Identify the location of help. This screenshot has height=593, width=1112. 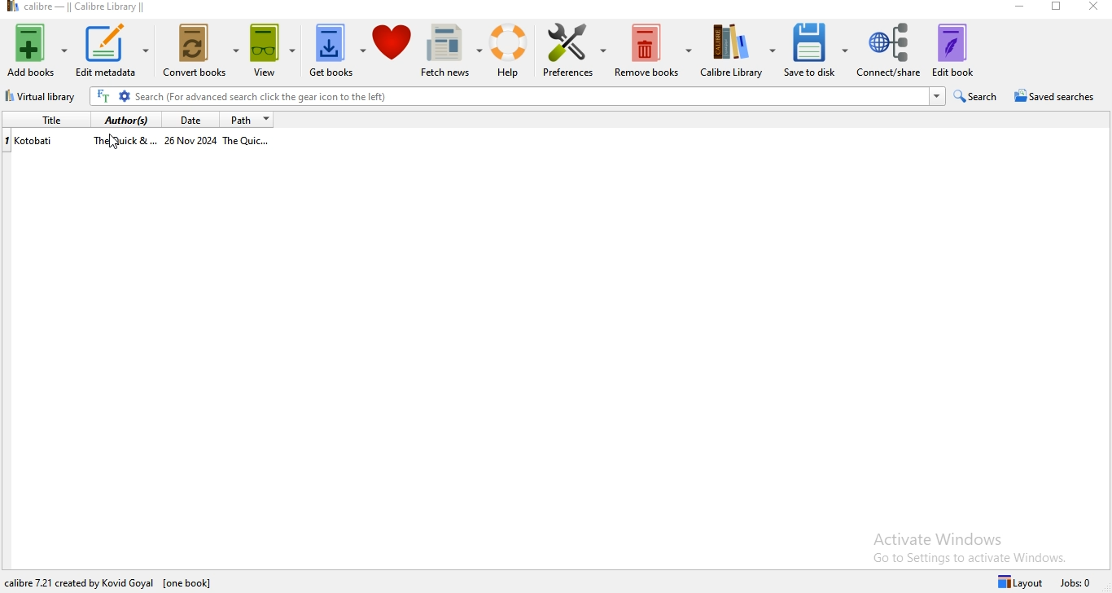
(506, 50).